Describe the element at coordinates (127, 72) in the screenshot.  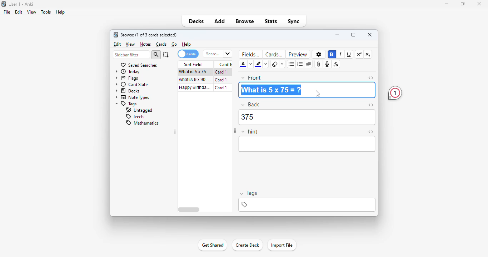
I see `today` at that location.